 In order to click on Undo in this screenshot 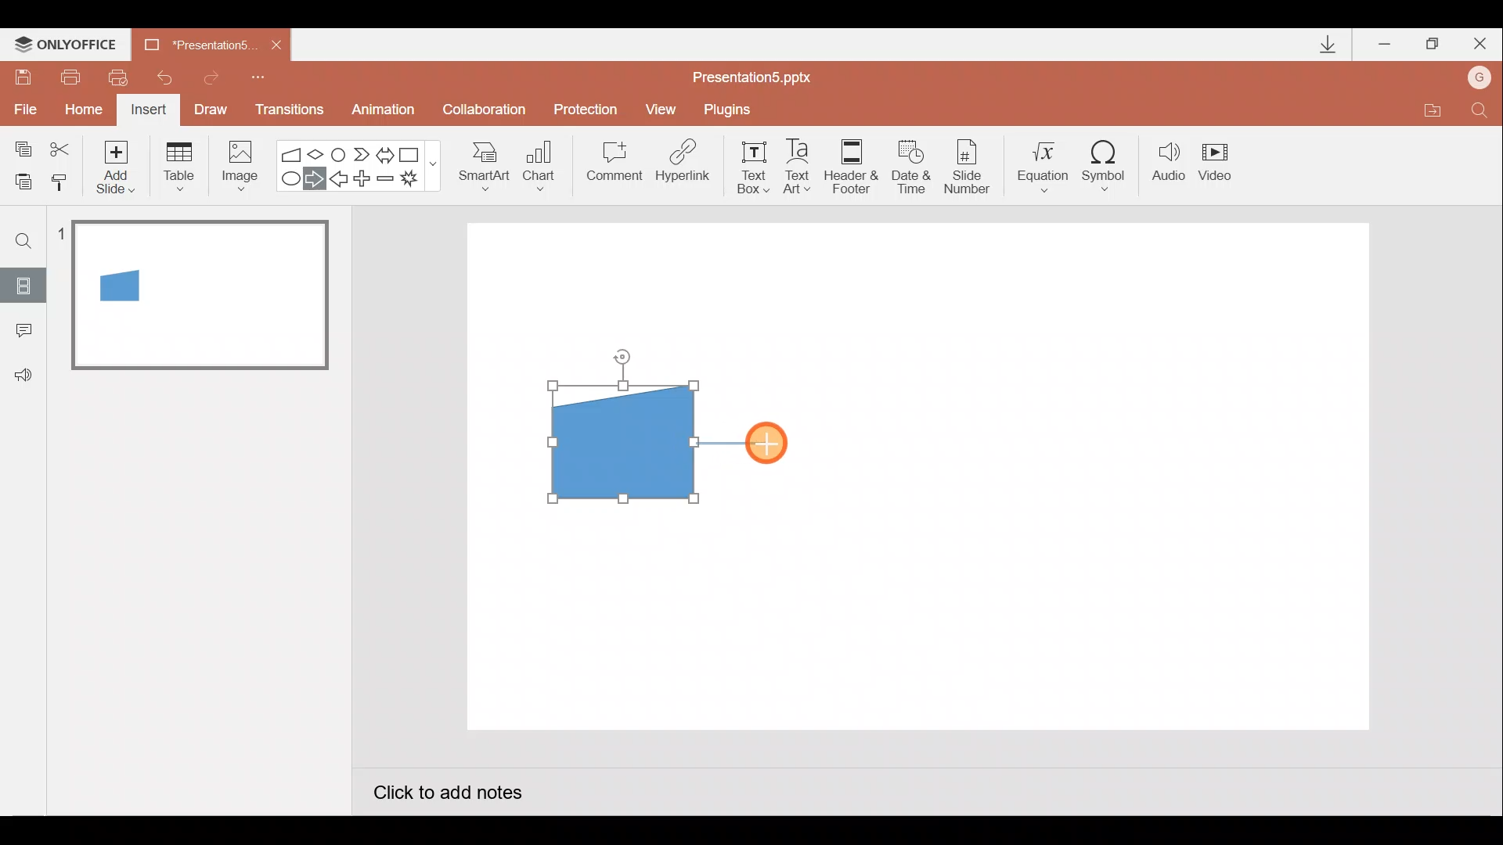, I will do `click(168, 77)`.